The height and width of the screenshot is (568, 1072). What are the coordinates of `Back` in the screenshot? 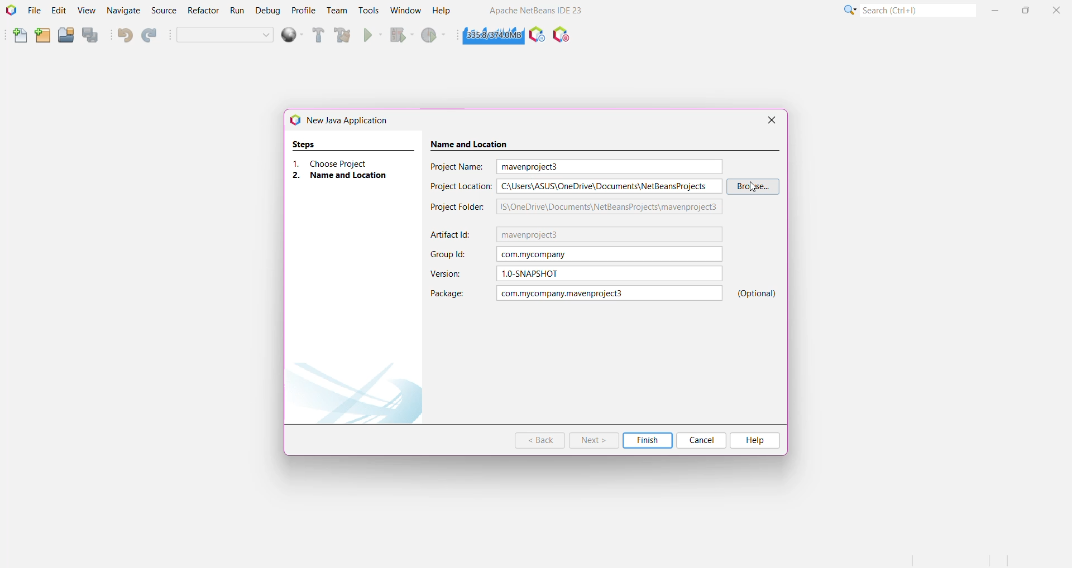 It's located at (540, 441).